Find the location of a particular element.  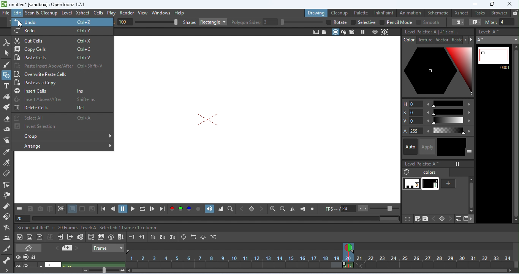

reset is located at coordinates (312, 209).